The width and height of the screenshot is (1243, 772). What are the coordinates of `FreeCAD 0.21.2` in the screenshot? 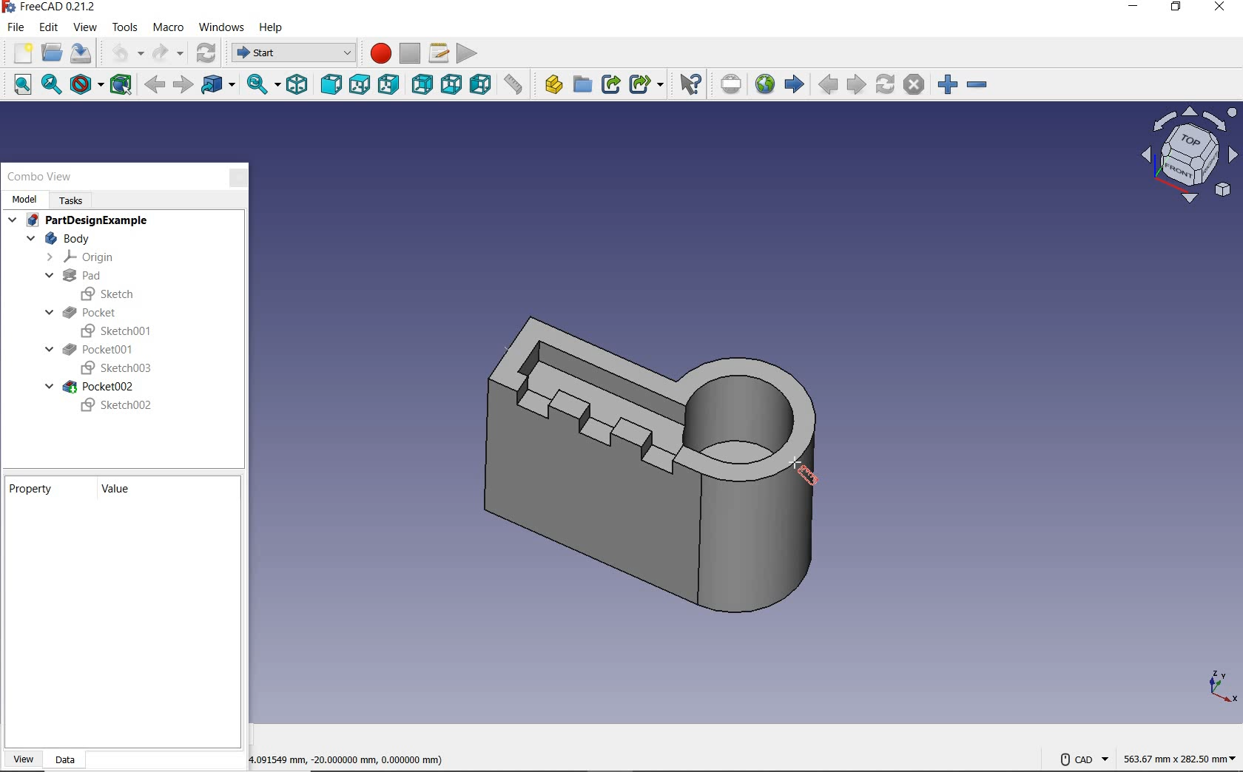 It's located at (51, 8).